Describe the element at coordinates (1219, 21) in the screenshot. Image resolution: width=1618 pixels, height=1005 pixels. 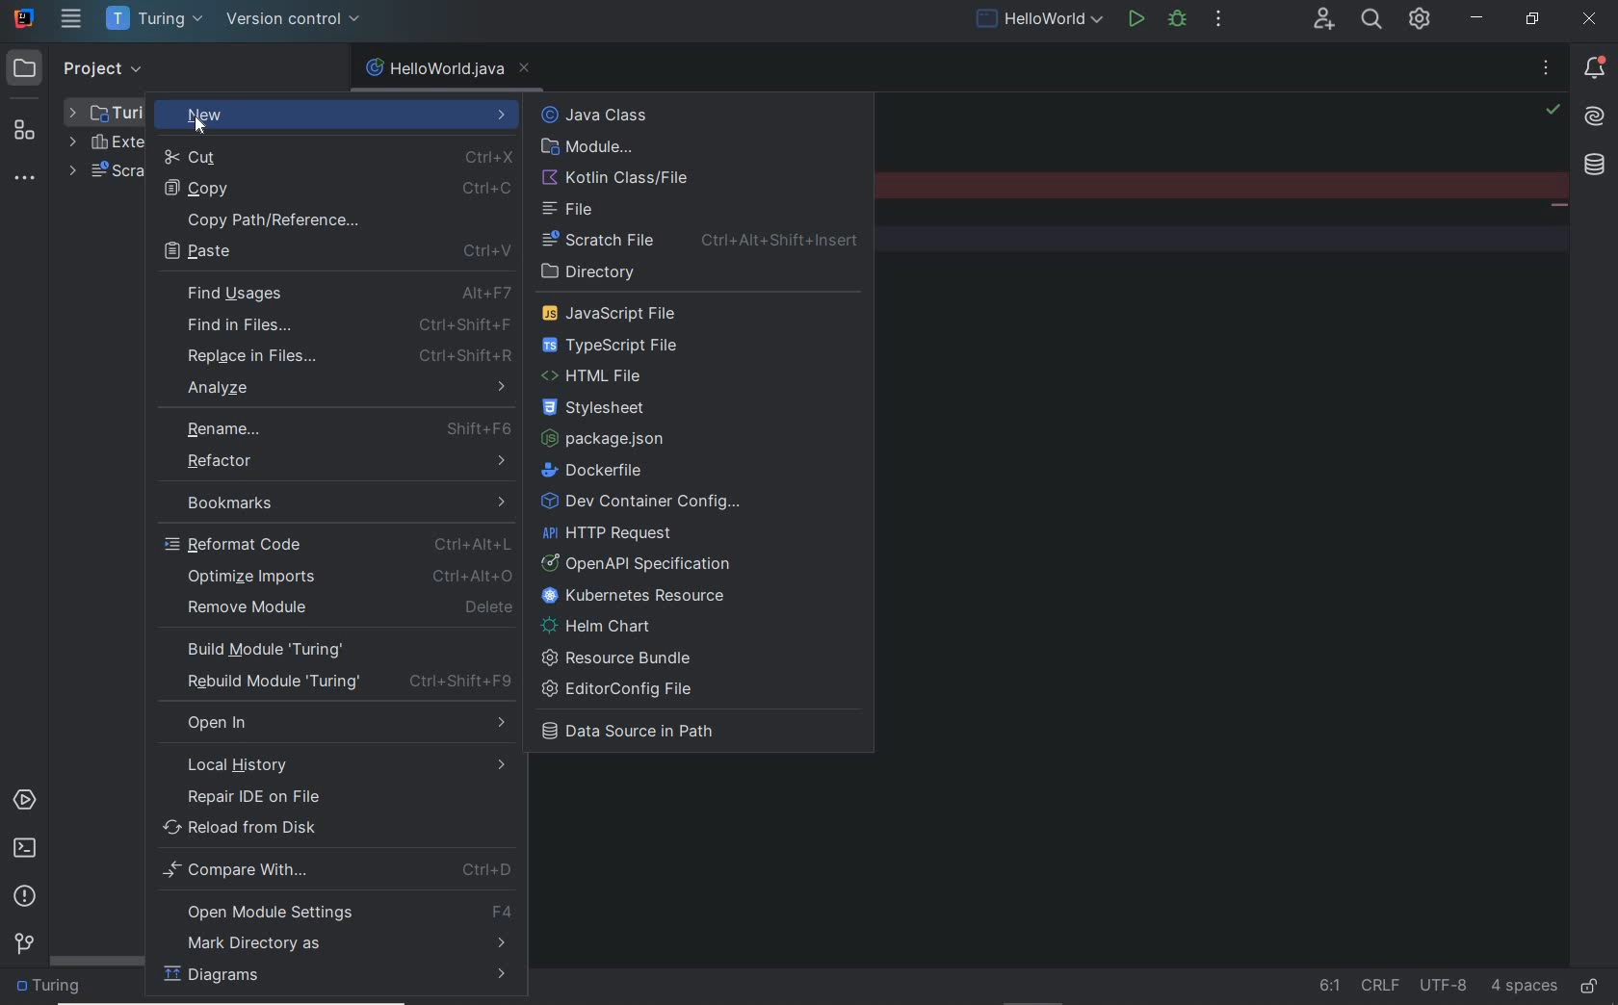
I see `more actions` at that location.